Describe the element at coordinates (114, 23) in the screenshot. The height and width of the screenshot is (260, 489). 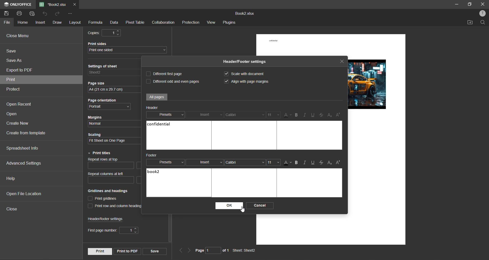
I see `data` at that location.